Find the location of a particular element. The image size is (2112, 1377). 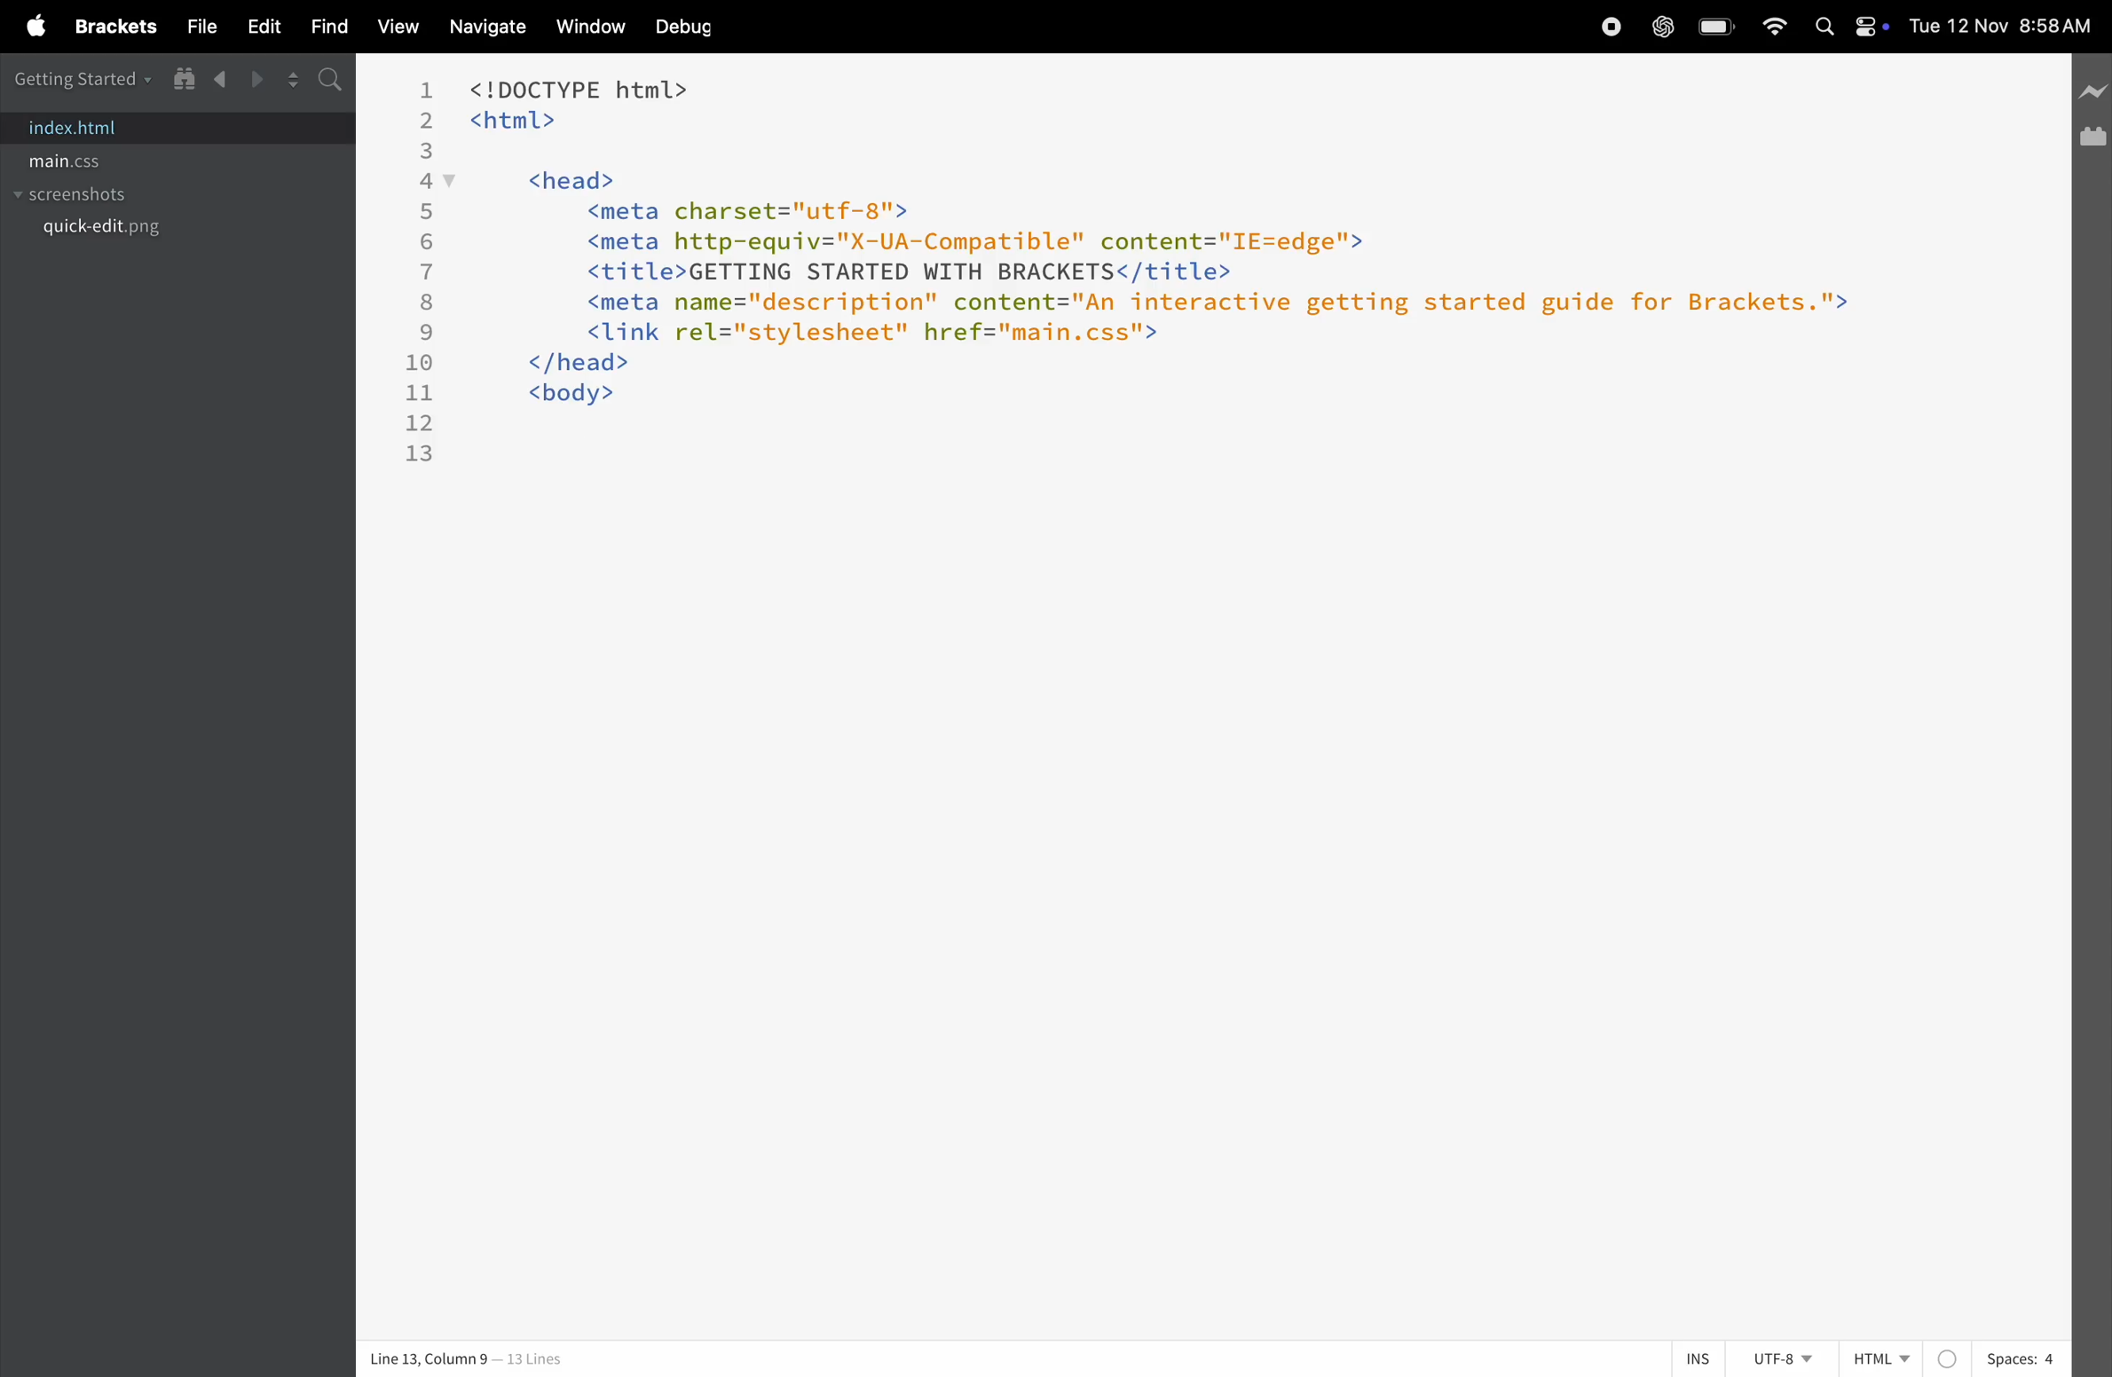

navigate is located at coordinates (486, 28).